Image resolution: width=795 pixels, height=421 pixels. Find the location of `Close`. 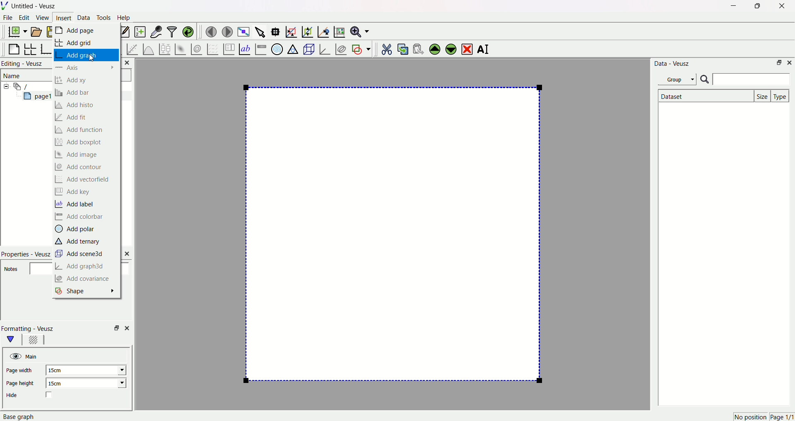

Close is located at coordinates (130, 62).